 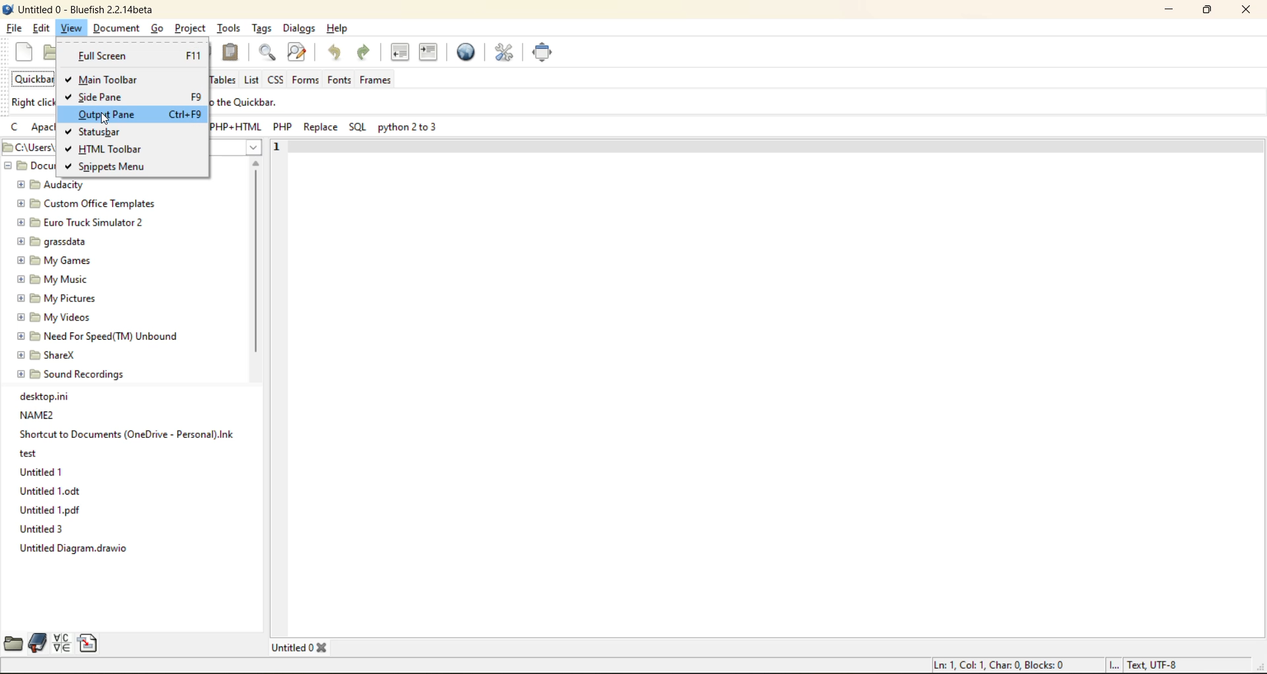 What do you see at coordinates (321, 127) in the screenshot?
I see `replace` at bounding box center [321, 127].